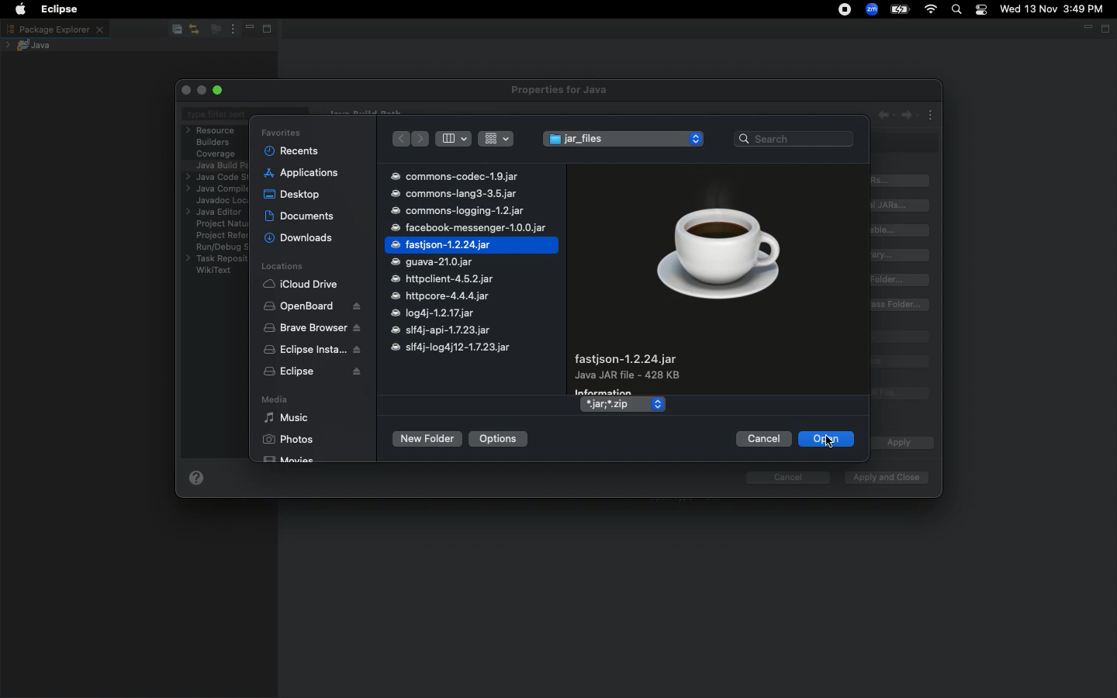  I want to click on Javadoc location, so click(220, 201).